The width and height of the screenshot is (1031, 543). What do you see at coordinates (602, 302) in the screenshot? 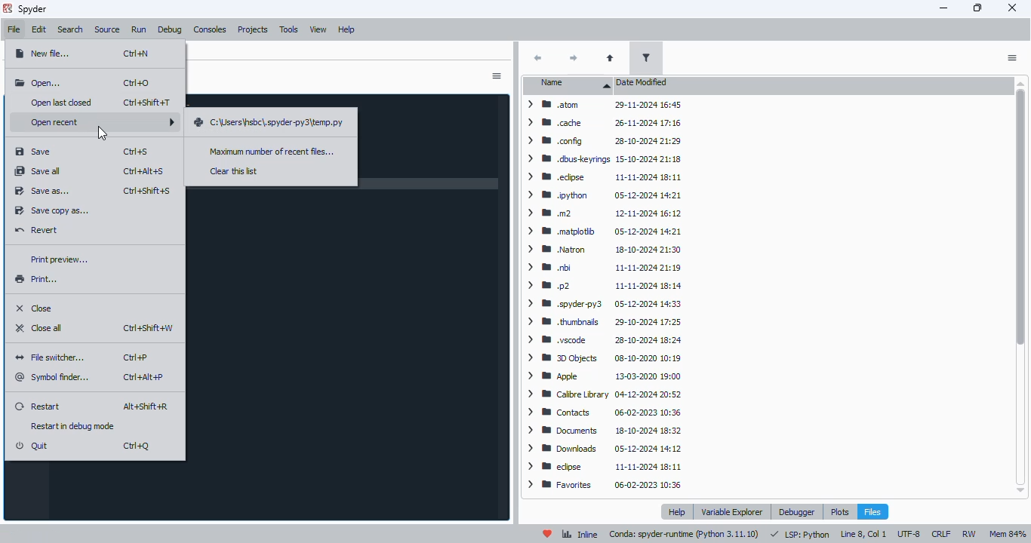
I see `> B .spyderpy3 05-12-2024 14:33` at bounding box center [602, 302].